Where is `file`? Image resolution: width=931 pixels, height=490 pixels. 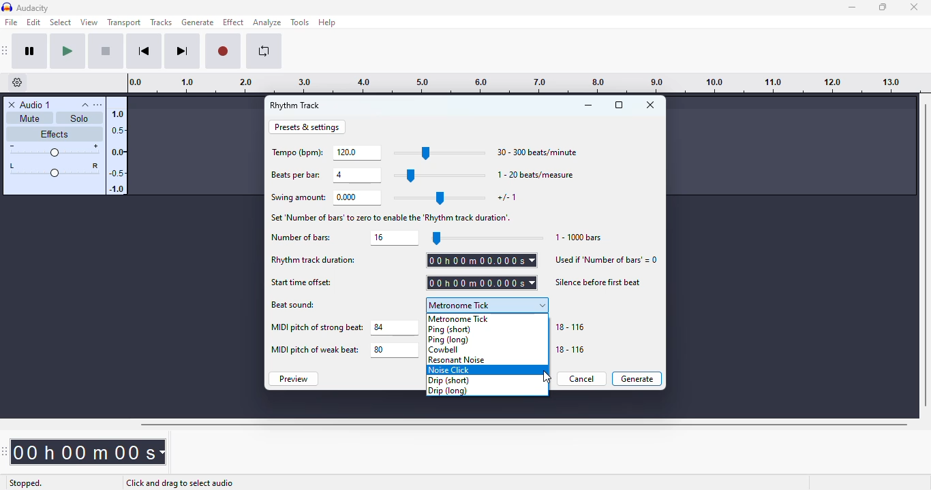
file is located at coordinates (11, 21).